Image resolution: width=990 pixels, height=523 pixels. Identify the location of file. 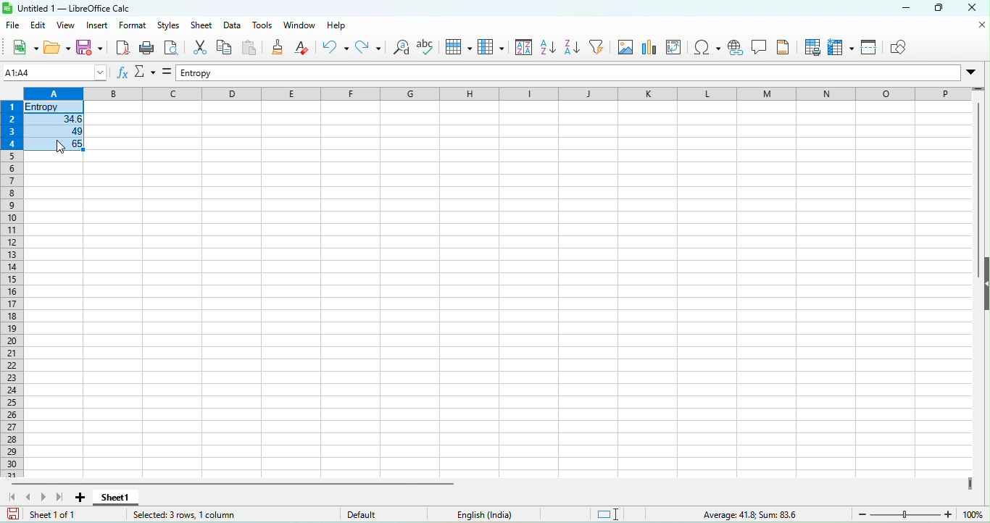
(13, 26).